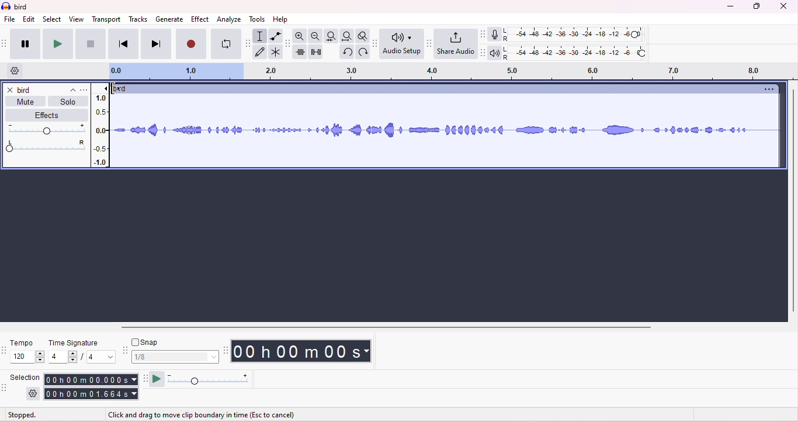 This screenshot has width=798, height=422. I want to click on play at speed/ play at speed once, so click(157, 379).